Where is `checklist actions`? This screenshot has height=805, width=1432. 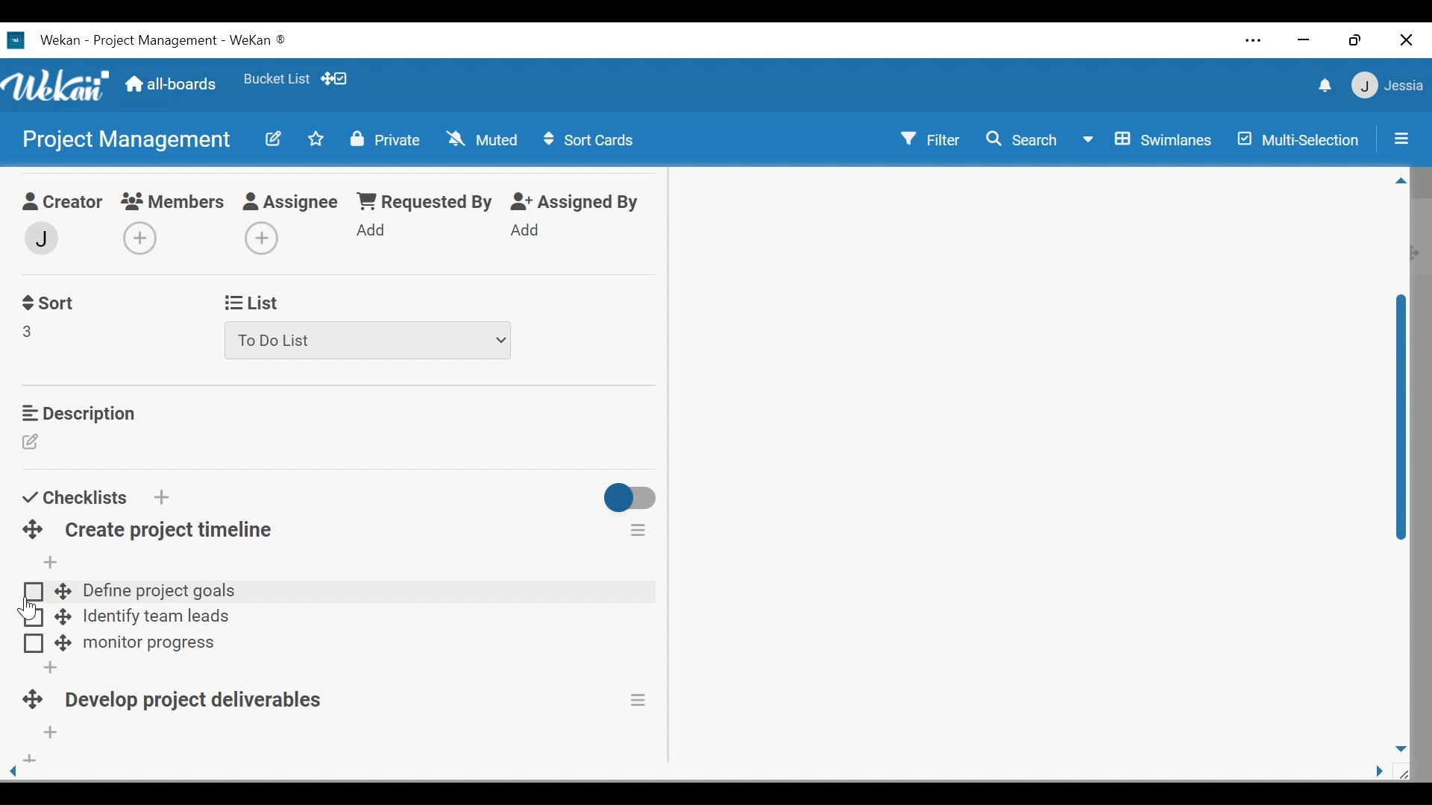 checklist actions is located at coordinates (638, 529).